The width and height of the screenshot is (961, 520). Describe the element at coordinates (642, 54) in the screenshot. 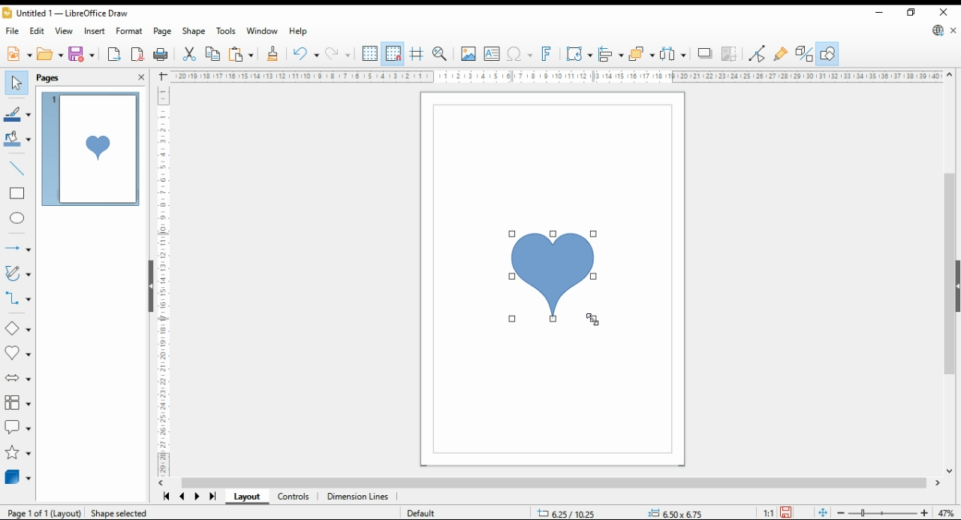

I see `arrange` at that location.